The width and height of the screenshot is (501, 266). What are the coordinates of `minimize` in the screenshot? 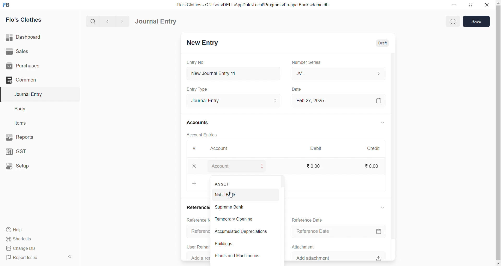 It's located at (452, 5).